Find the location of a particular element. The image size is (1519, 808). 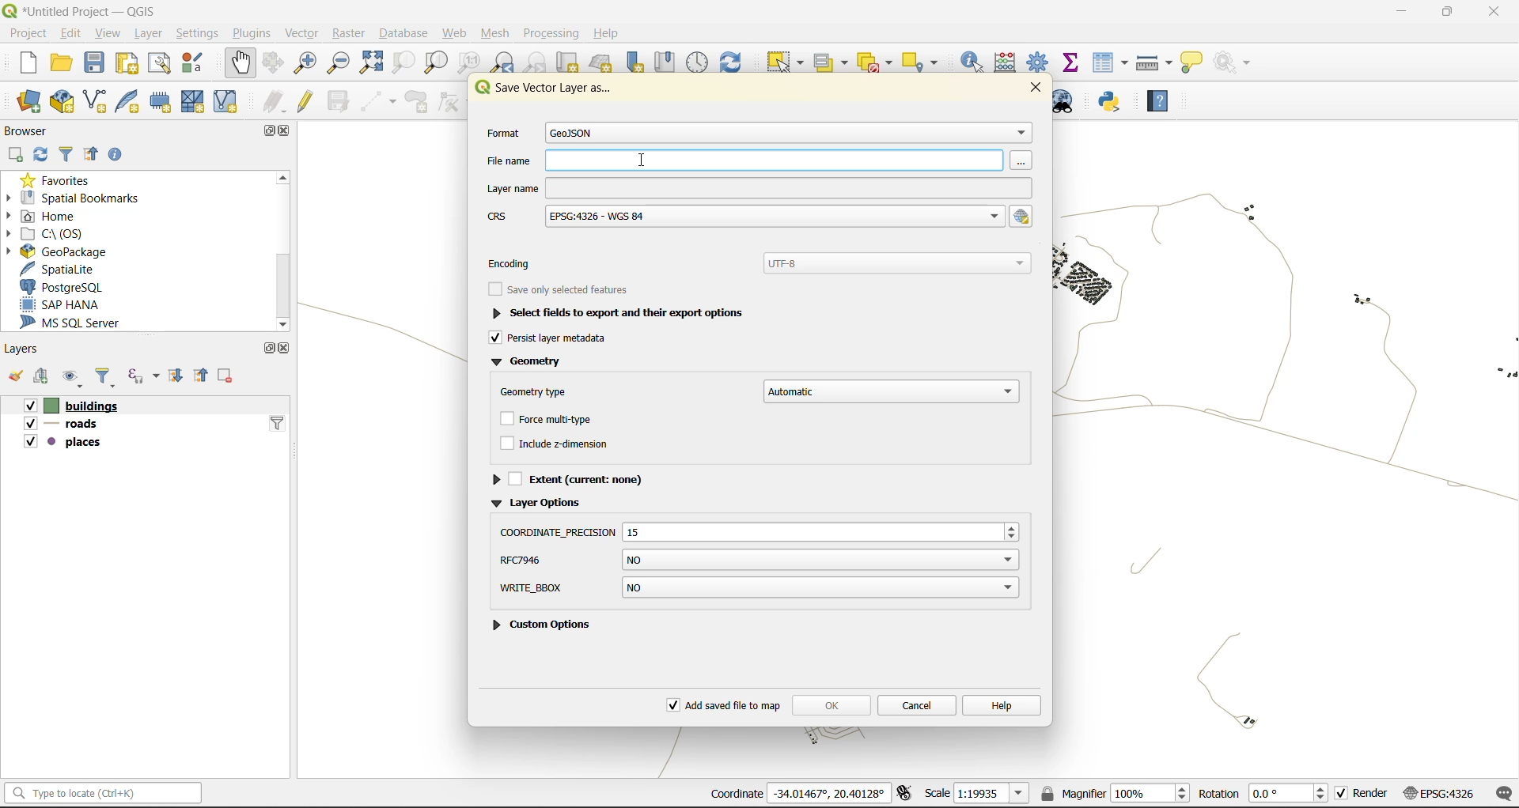

include z dimension is located at coordinates (556, 441).